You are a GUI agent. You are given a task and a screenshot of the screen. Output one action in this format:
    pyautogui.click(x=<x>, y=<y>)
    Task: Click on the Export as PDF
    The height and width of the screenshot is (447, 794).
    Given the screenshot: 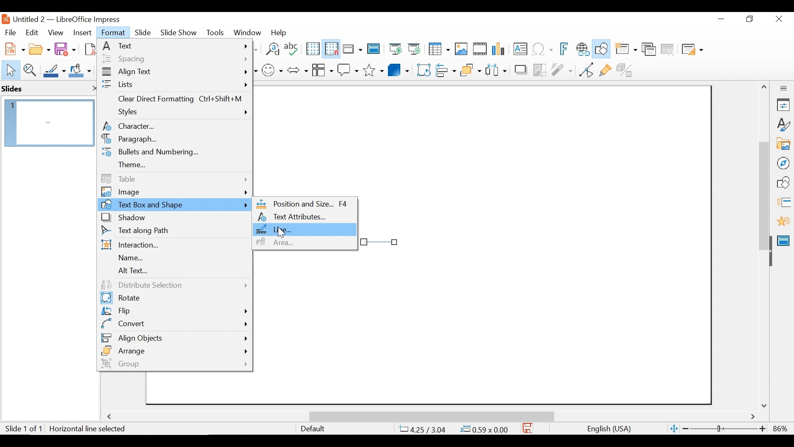 What is the action you would take?
    pyautogui.click(x=89, y=48)
    